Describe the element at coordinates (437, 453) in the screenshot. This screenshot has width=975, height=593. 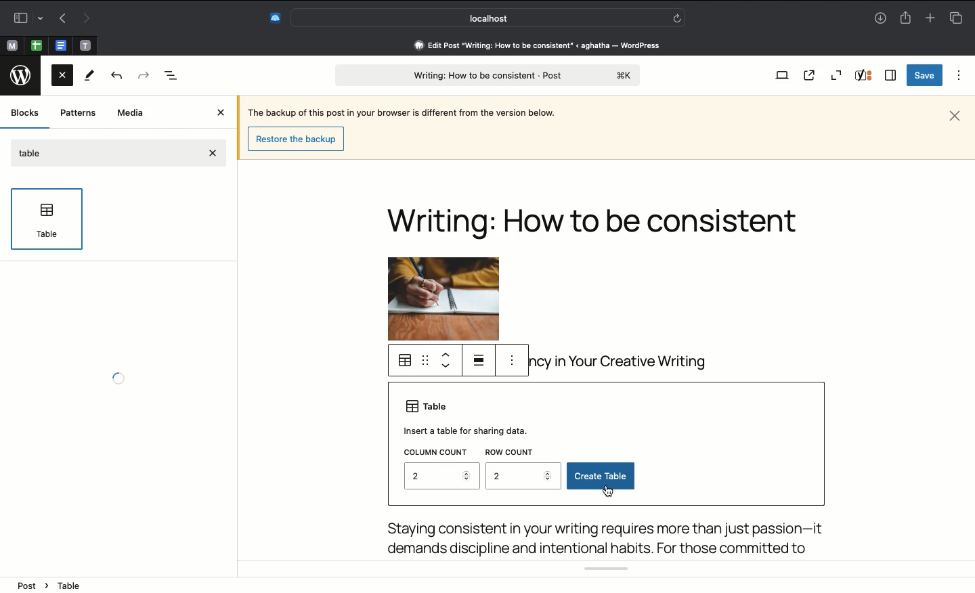
I see `Column count` at that location.